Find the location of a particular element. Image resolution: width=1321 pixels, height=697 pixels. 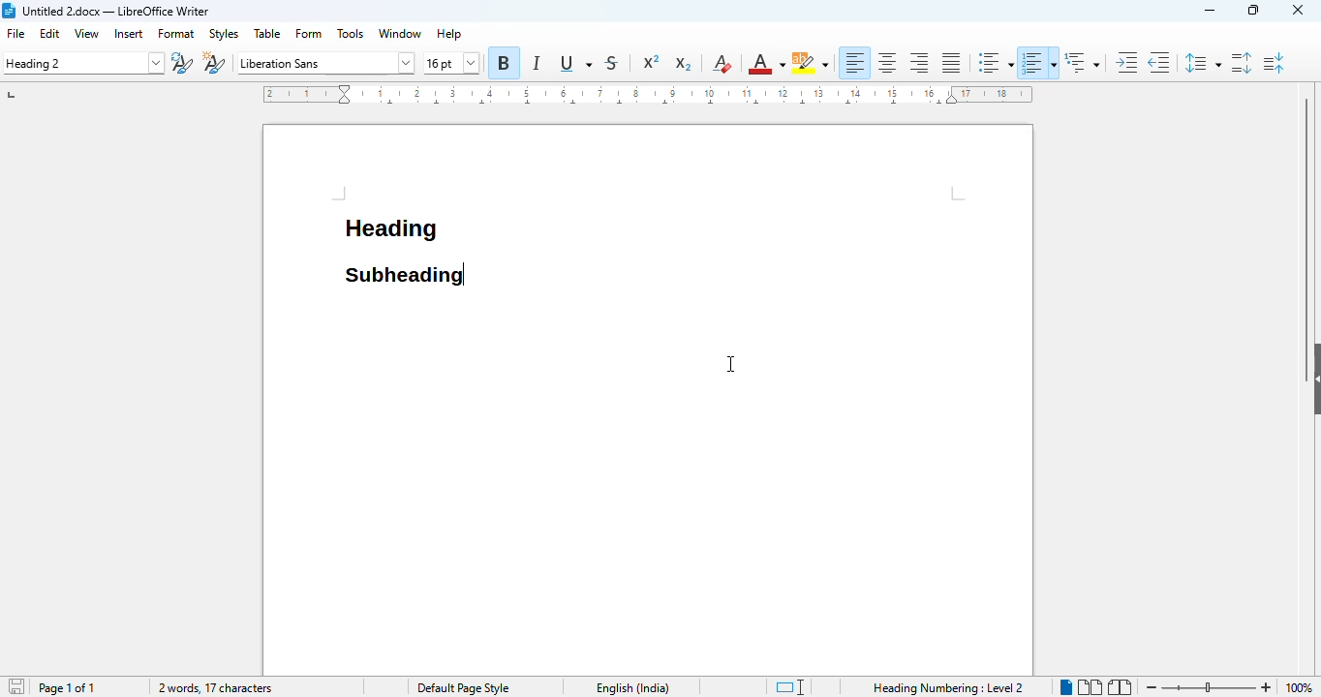

insert is located at coordinates (129, 34).